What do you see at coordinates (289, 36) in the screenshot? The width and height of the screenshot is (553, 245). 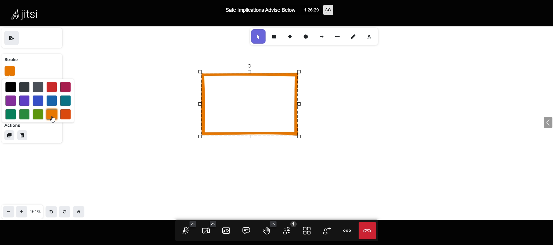 I see `diamond` at bounding box center [289, 36].